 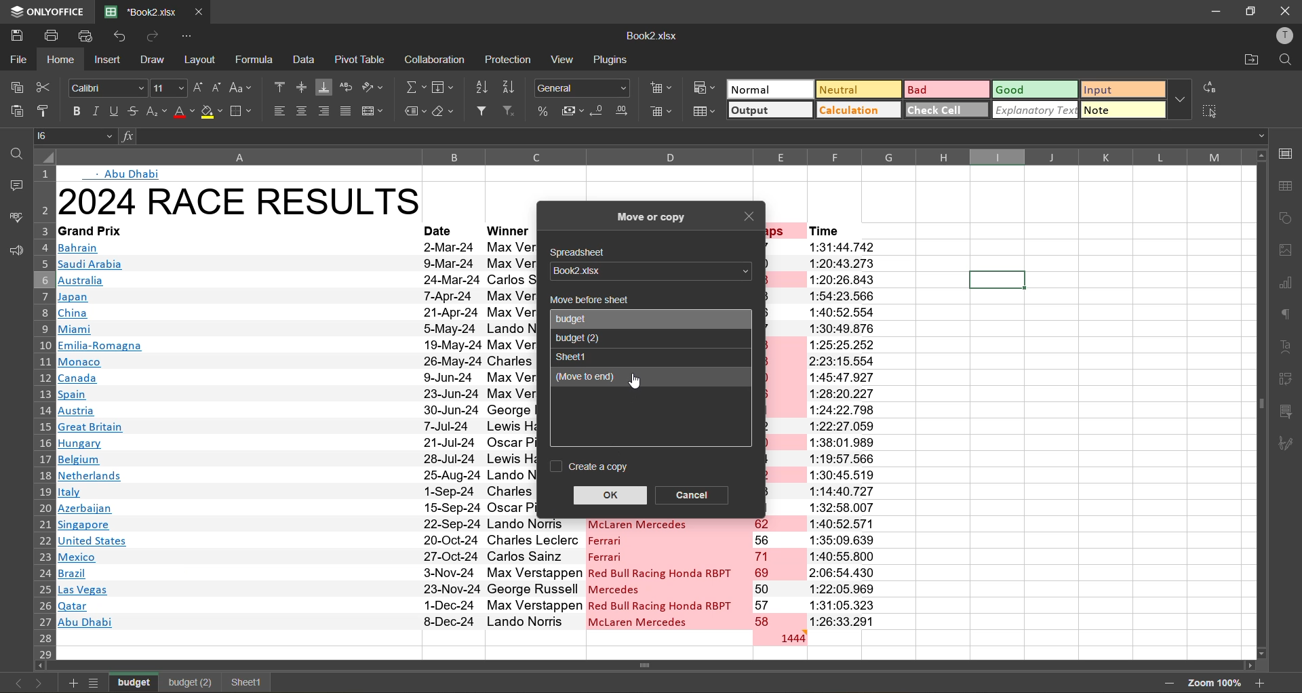 What do you see at coordinates (1287, 313) in the screenshot?
I see `paragraph` at bounding box center [1287, 313].